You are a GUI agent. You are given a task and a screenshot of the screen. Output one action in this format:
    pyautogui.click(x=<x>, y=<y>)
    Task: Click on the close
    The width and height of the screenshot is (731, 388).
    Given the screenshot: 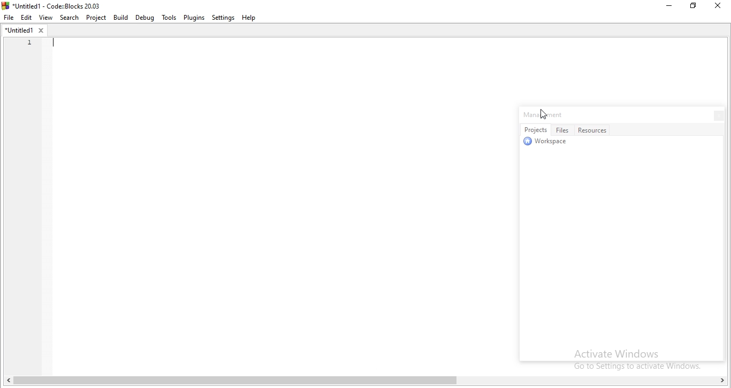 What is the action you would take?
    pyautogui.click(x=715, y=115)
    